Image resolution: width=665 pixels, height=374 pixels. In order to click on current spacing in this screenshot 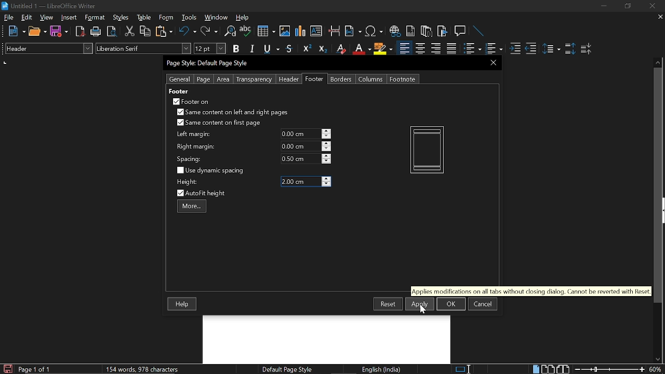, I will do `click(300, 158)`.